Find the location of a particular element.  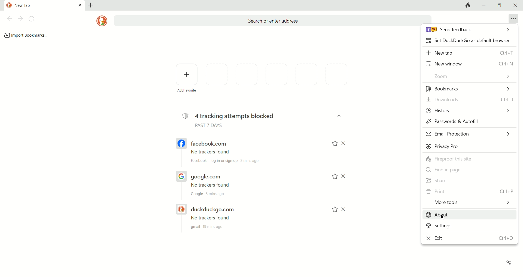

bookmarks is located at coordinates (468, 89).